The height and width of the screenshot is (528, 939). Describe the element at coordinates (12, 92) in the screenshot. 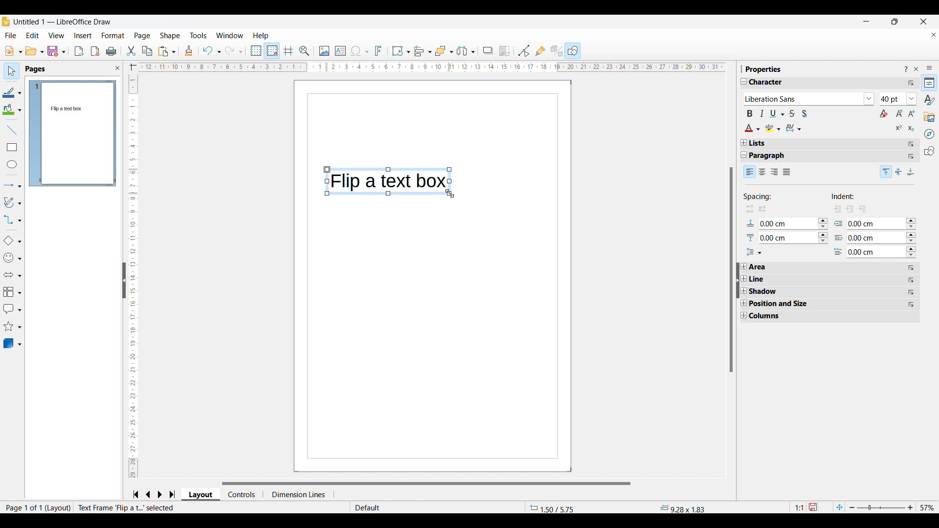

I see `Line color options` at that location.